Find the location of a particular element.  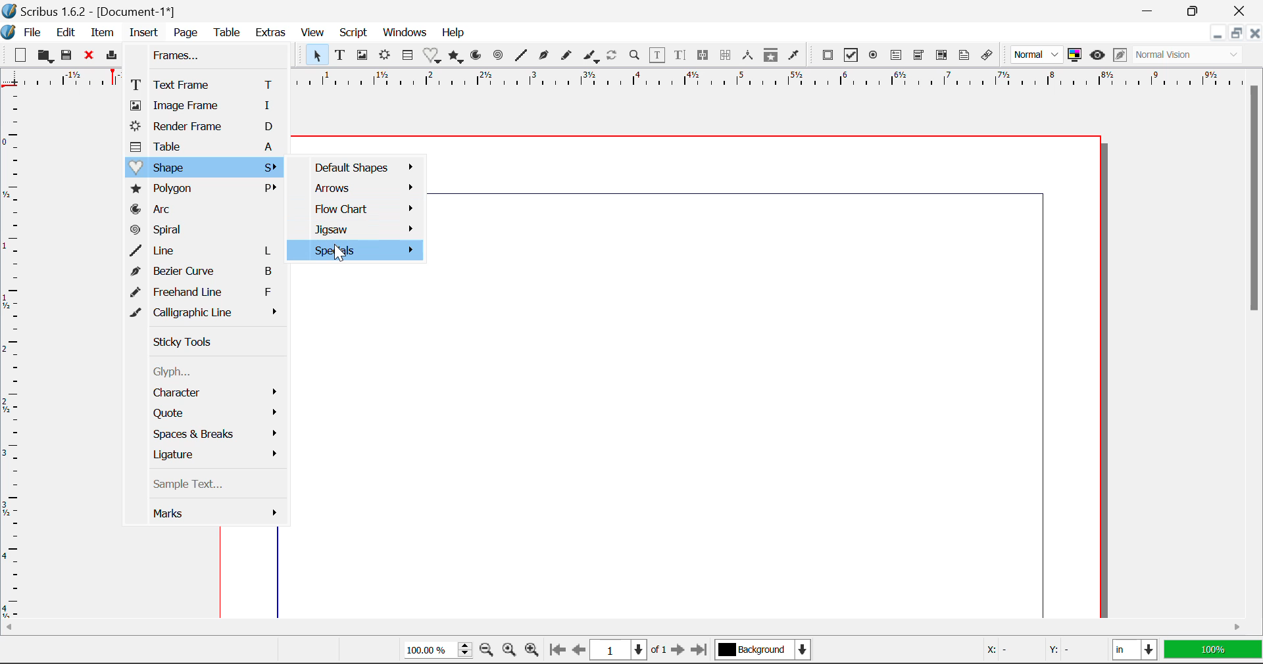

Render Frame is located at coordinates (385, 56).